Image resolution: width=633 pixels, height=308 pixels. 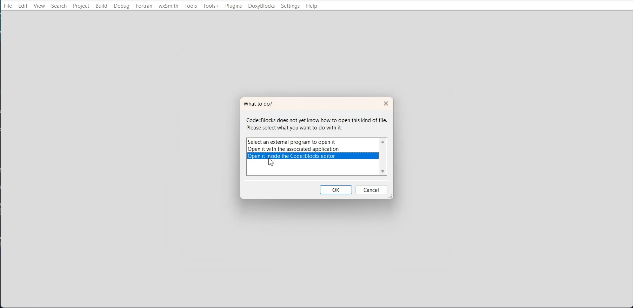 I want to click on Settings, so click(x=290, y=6).